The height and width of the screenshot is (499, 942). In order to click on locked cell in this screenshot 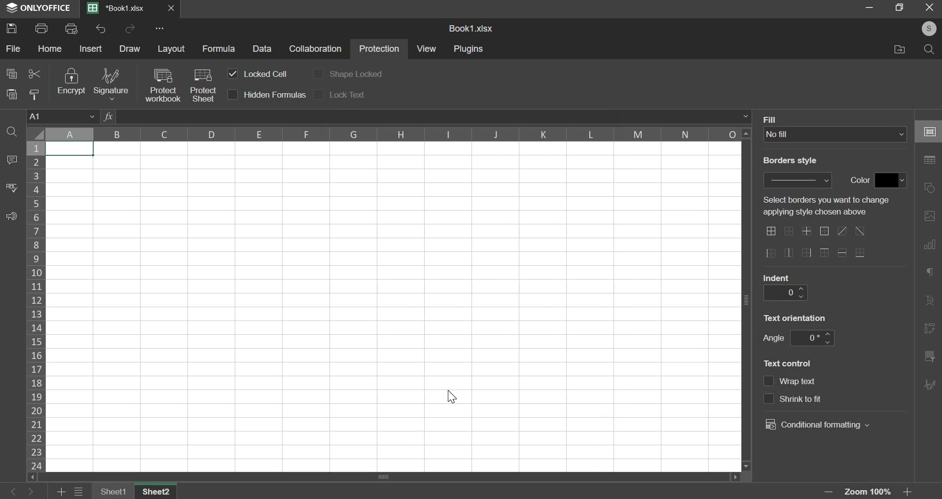, I will do `click(264, 73)`.